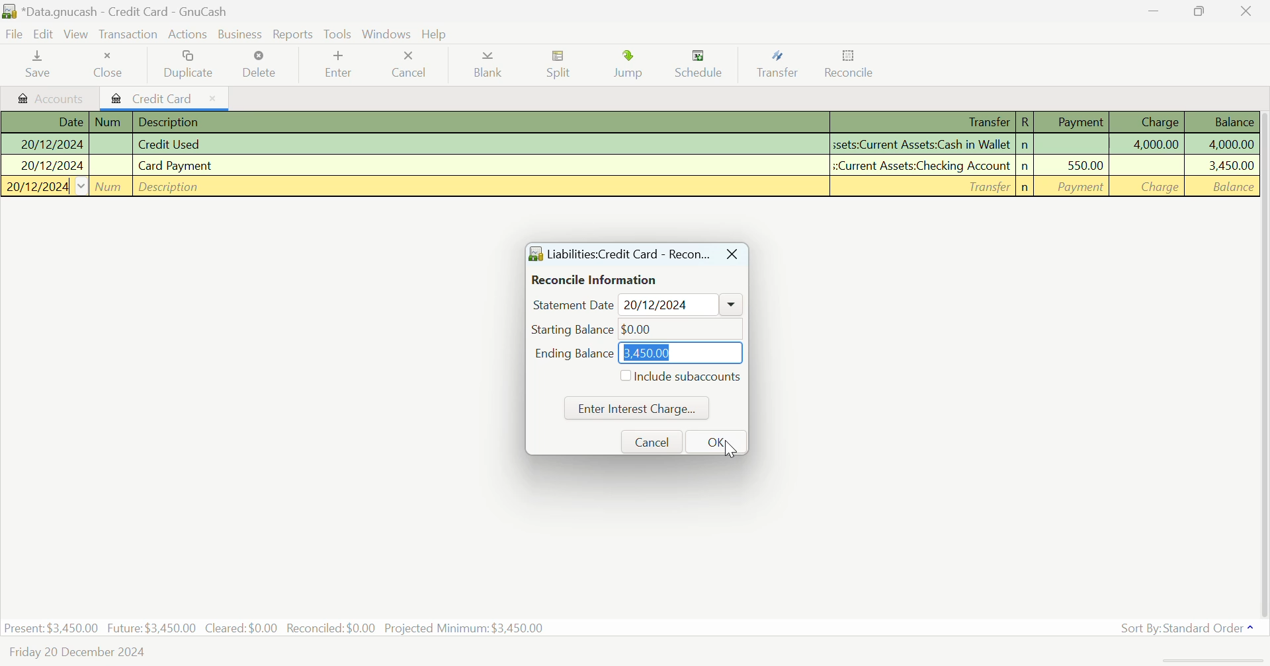 This screenshot has height=666, width=1270. I want to click on Reports, so click(294, 33).